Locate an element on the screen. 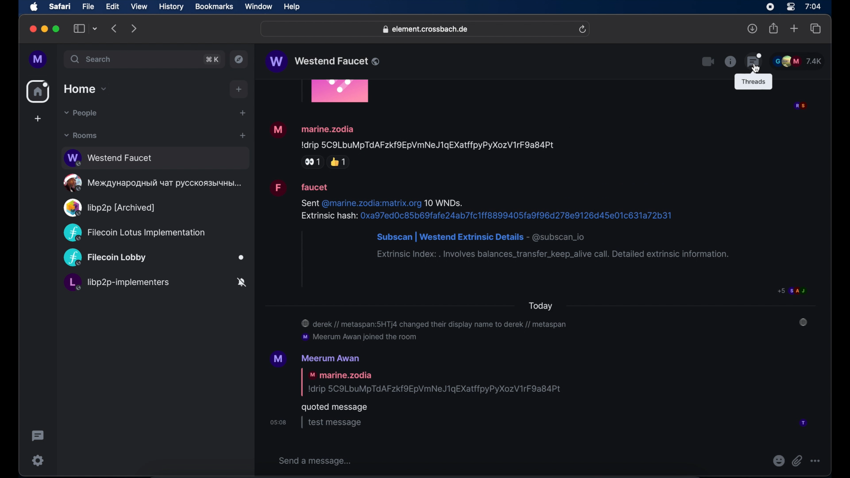 The height and width of the screenshot is (478, 850). file is located at coordinates (88, 7).